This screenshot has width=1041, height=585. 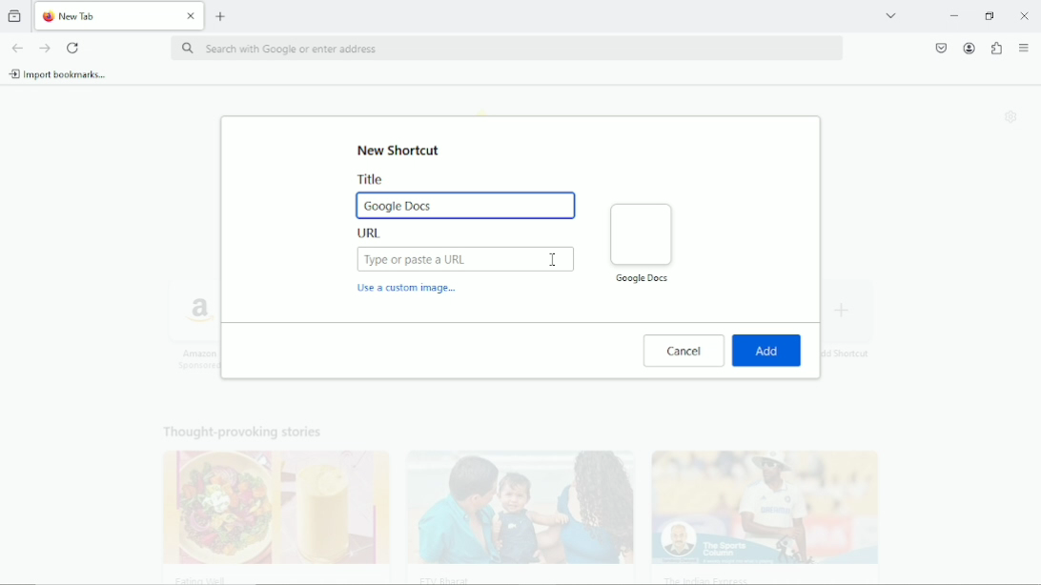 What do you see at coordinates (1025, 15) in the screenshot?
I see `Close` at bounding box center [1025, 15].